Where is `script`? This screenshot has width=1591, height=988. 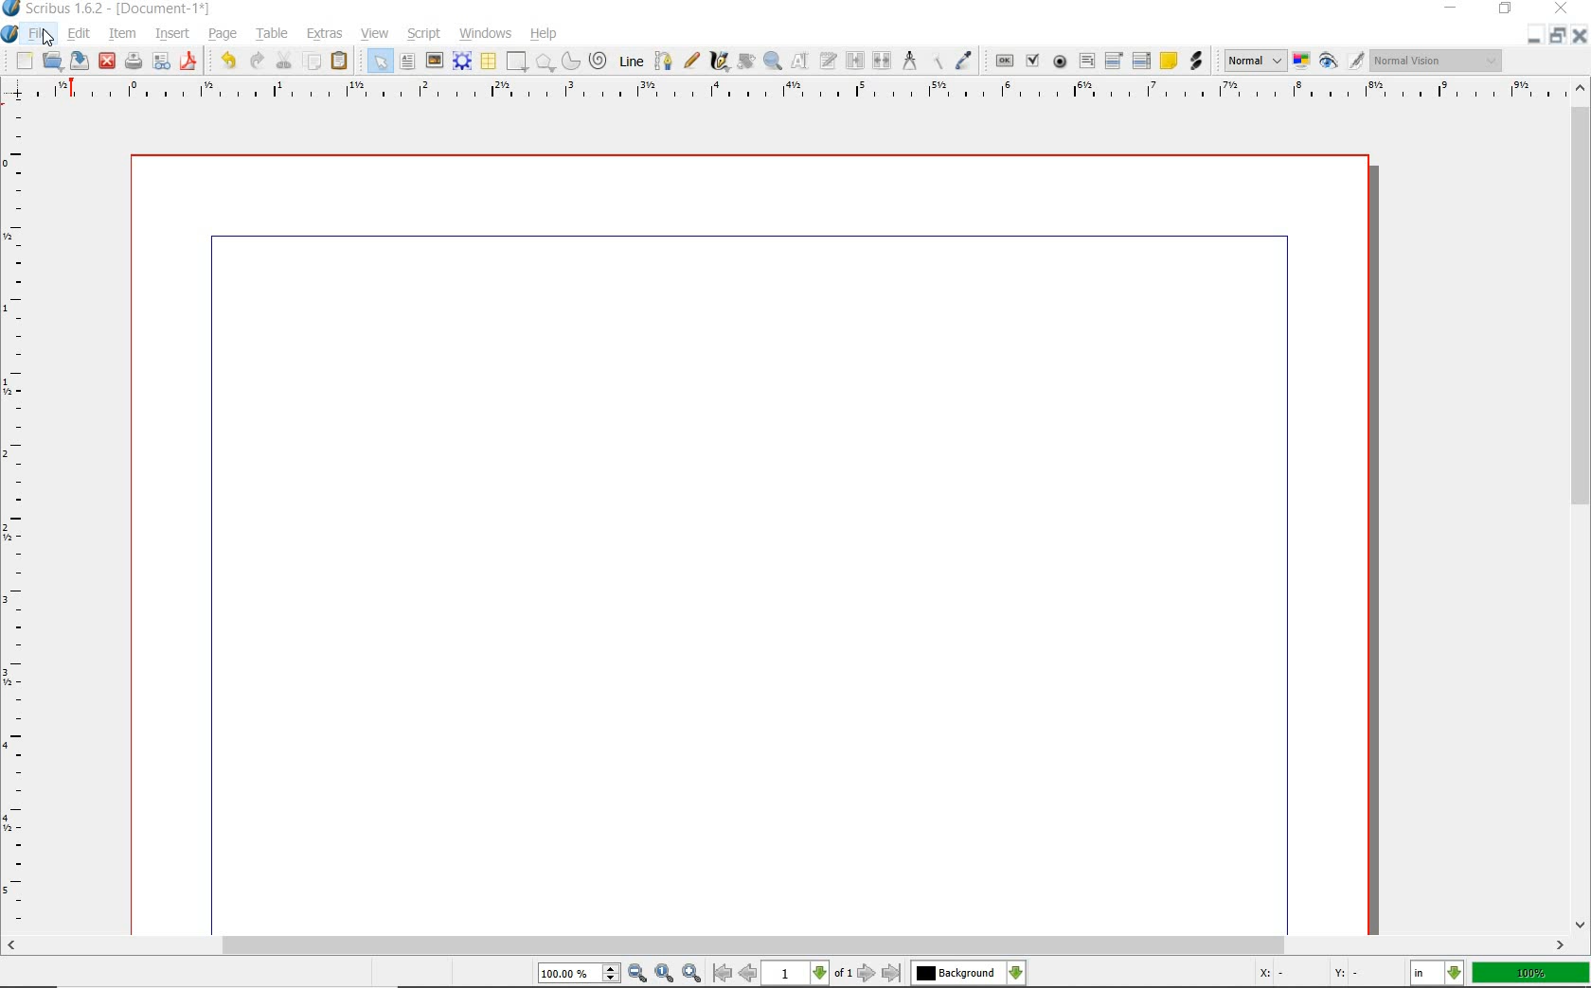 script is located at coordinates (425, 34).